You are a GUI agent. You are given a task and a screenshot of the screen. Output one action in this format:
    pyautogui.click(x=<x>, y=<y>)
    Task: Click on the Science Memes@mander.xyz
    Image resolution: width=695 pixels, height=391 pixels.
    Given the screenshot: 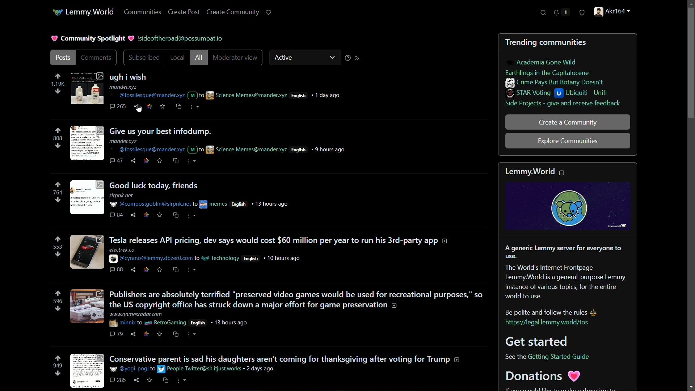 What is the action you would take?
    pyautogui.click(x=247, y=96)
    